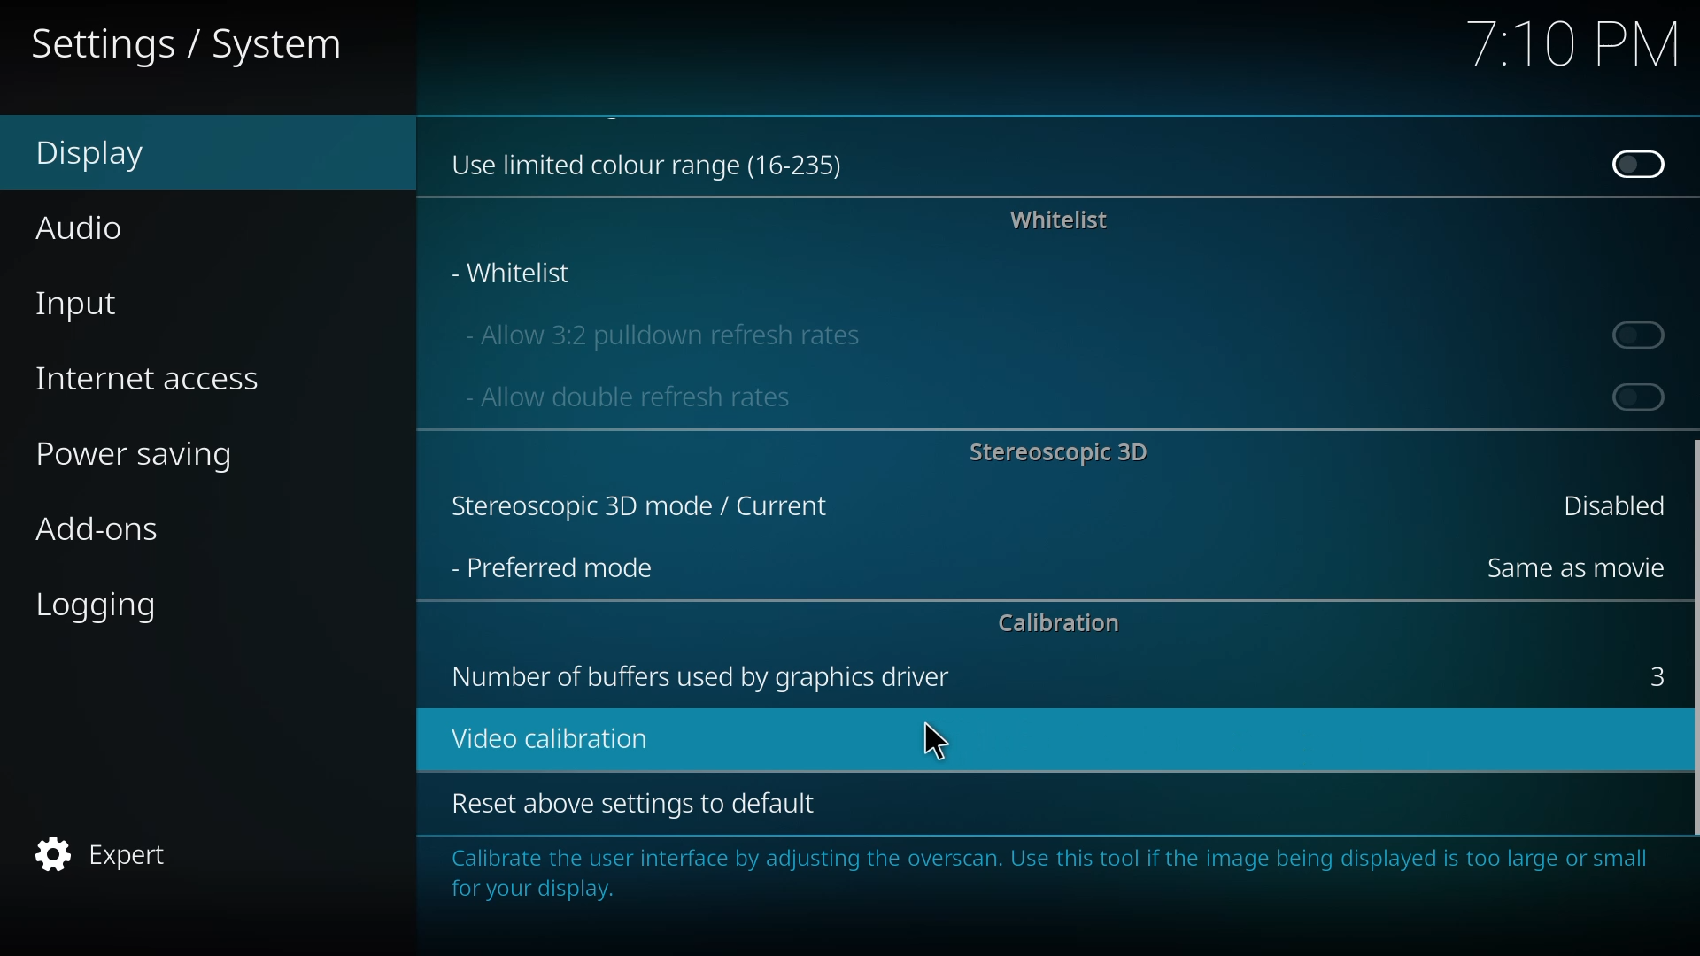 The width and height of the screenshot is (1700, 956). I want to click on enable, so click(1642, 334).